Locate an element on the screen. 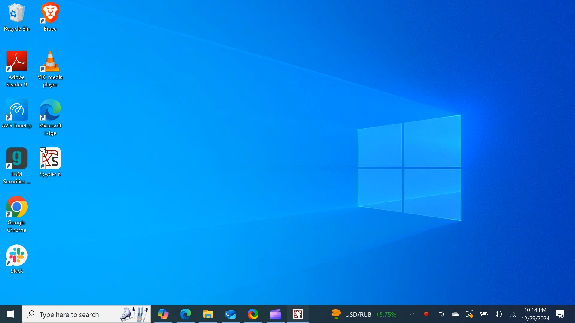 This screenshot has width=575, height=323. Speaker is located at coordinates (498, 313).